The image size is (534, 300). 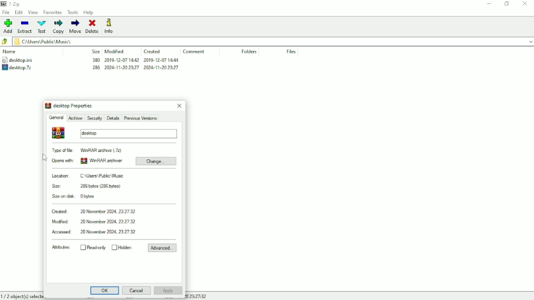 I want to click on OK, so click(x=105, y=291).